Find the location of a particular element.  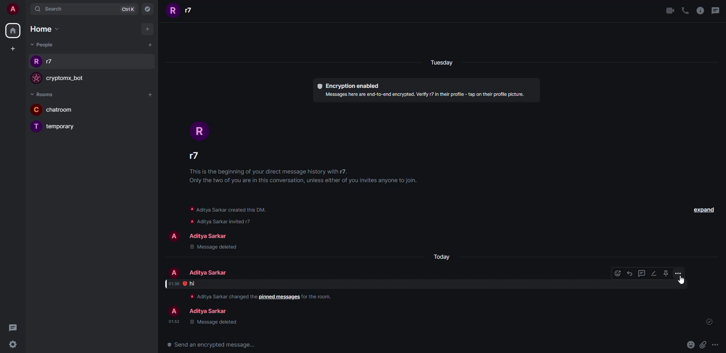

emoji is located at coordinates (617, 273).